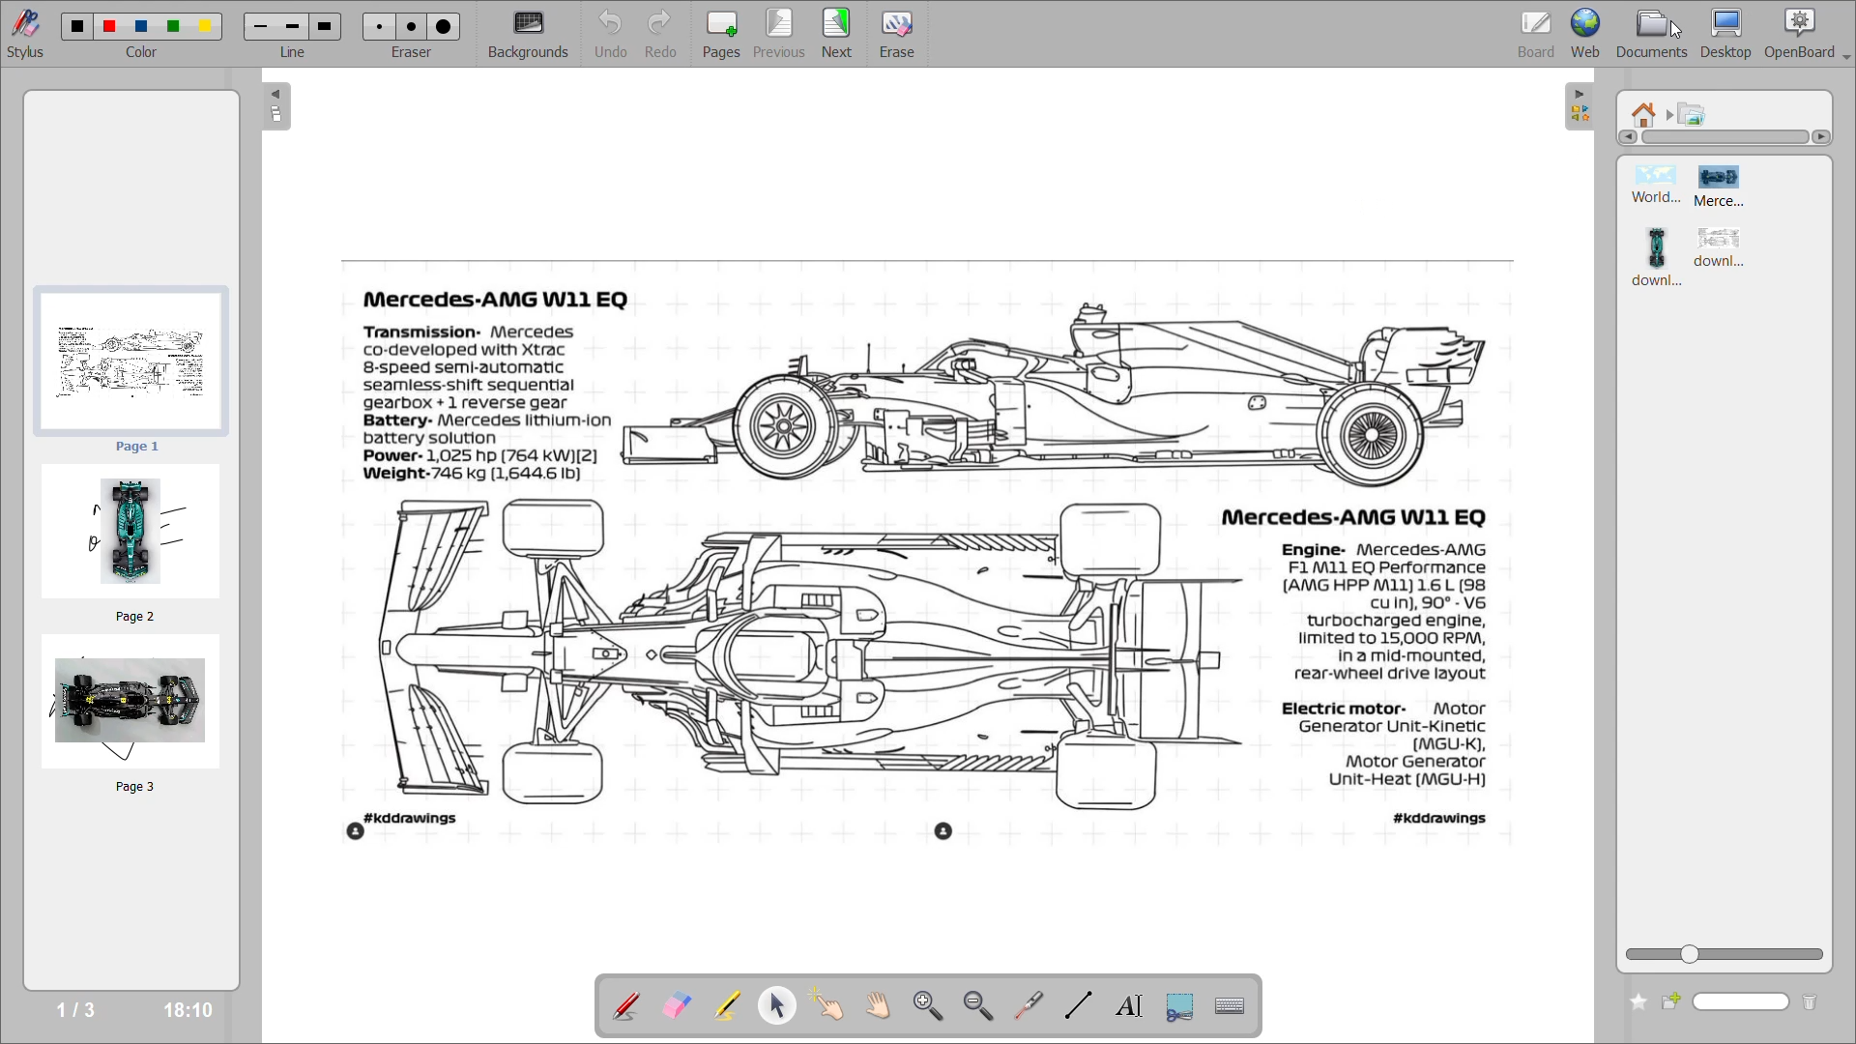  Describe the element at coordinates (173, 26) in the screenshot. I see `color 4` at that location.